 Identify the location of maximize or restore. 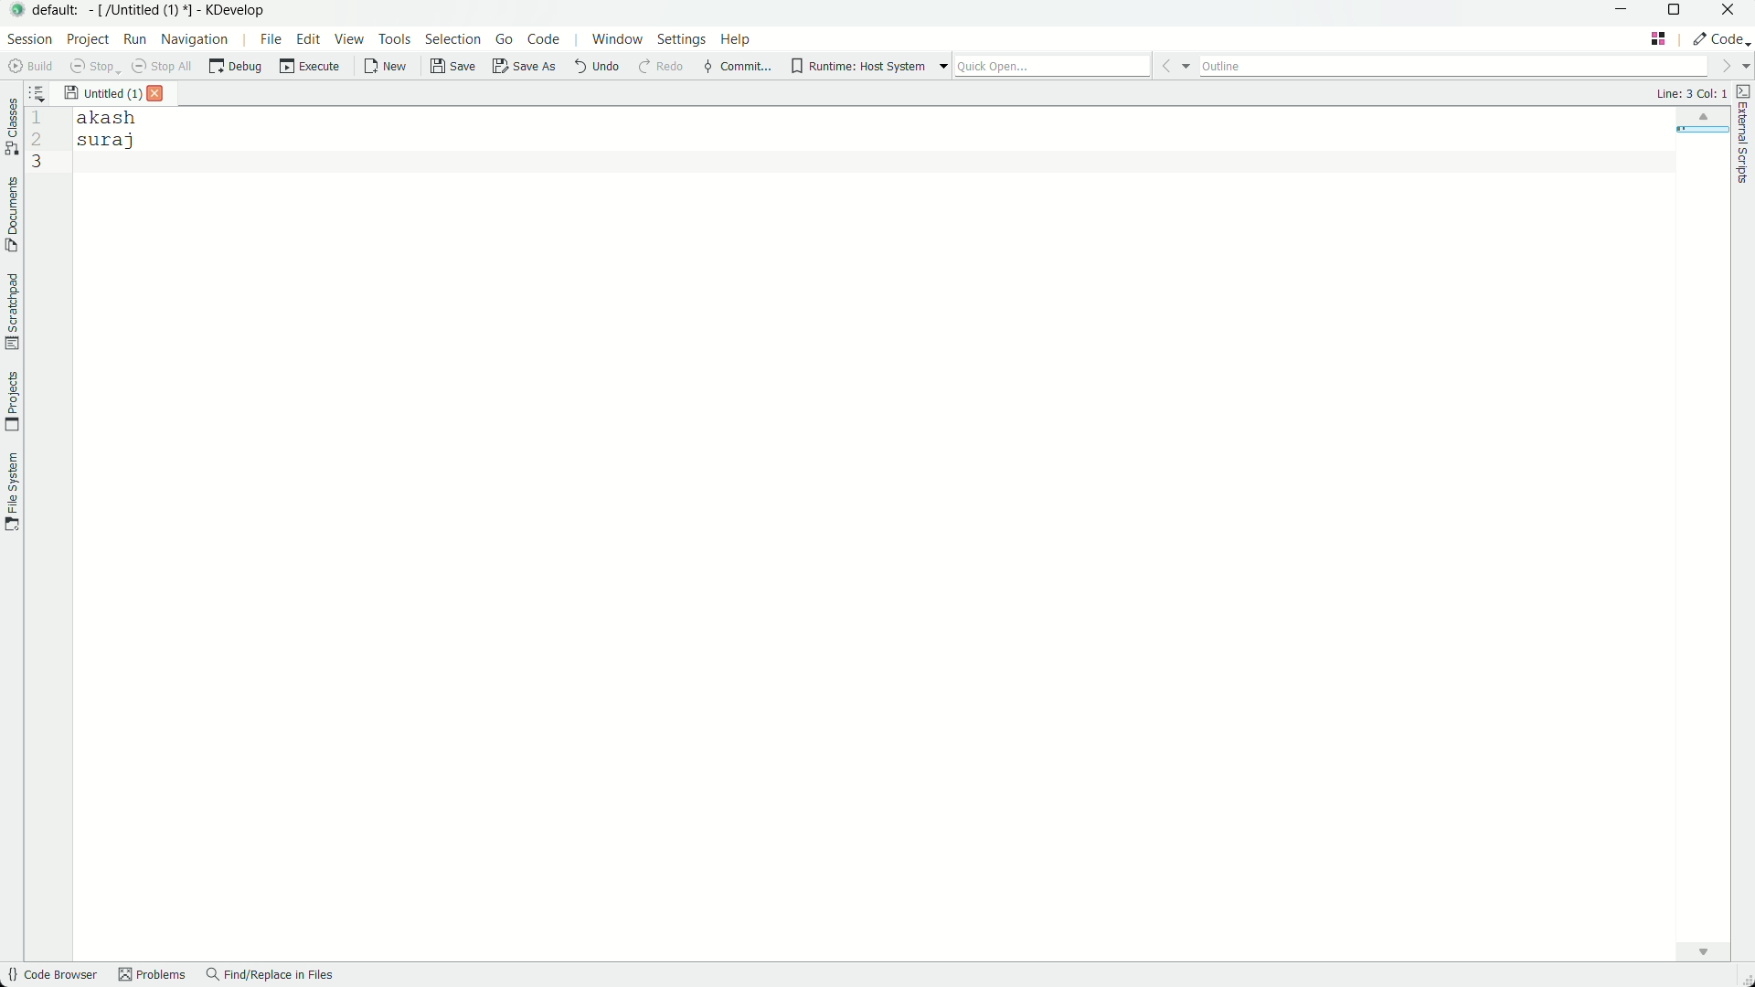
(1676, 13).